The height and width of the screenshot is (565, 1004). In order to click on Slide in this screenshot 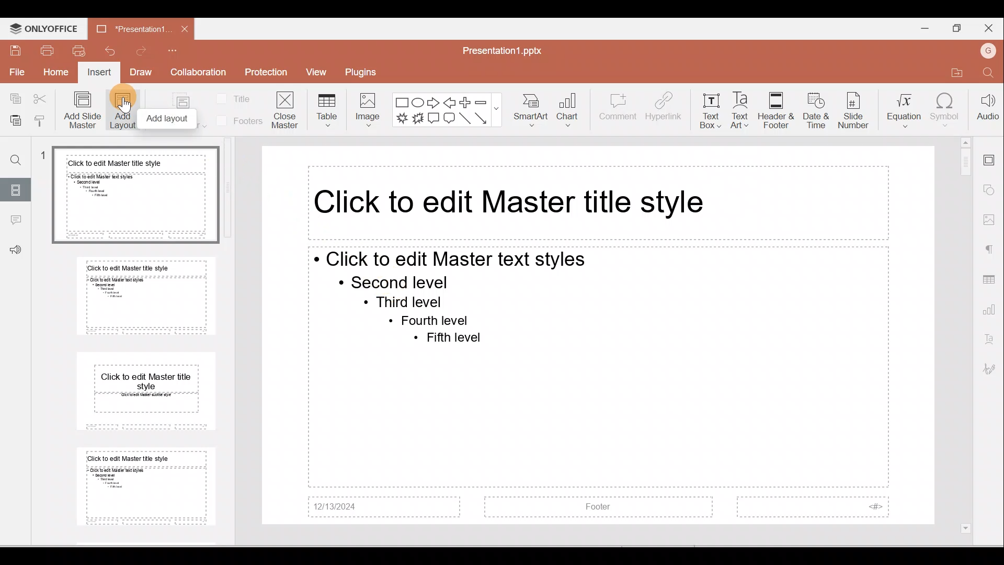, I will do `click(17, 189)`.